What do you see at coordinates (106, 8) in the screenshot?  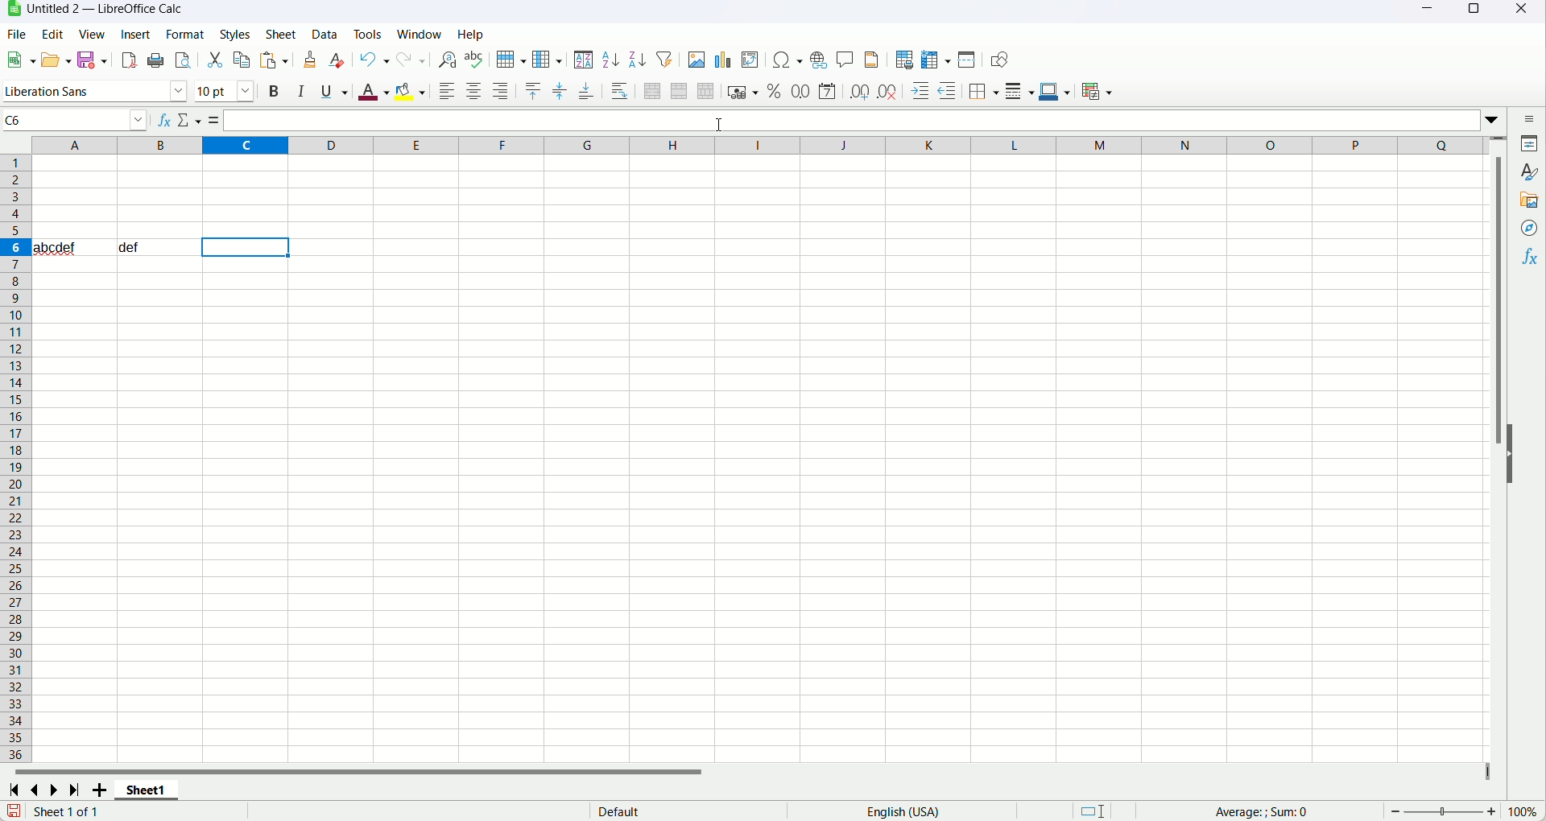 I see `title` at bounding box center [106, 8].